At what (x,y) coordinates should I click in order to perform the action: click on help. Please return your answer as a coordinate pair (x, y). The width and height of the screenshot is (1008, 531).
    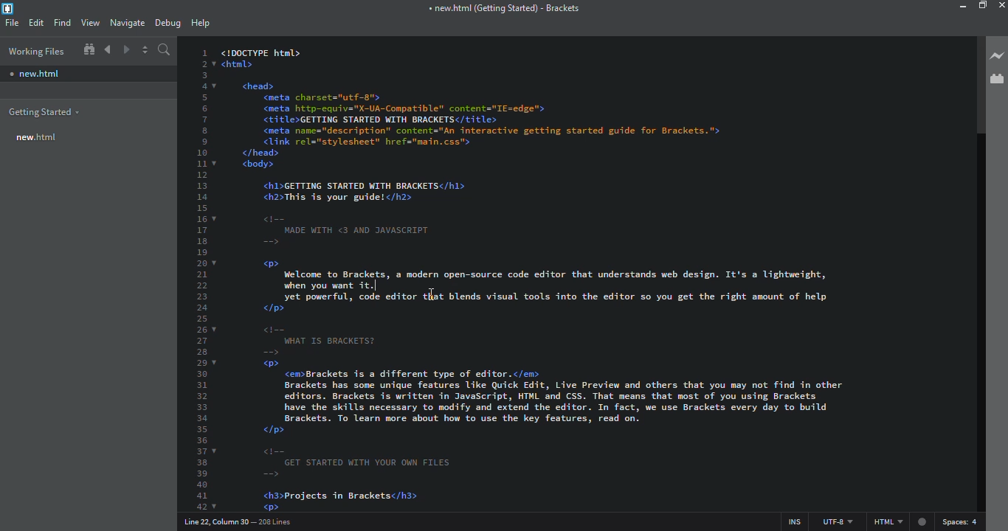
    Looking at the image, I should click on (199, 22).